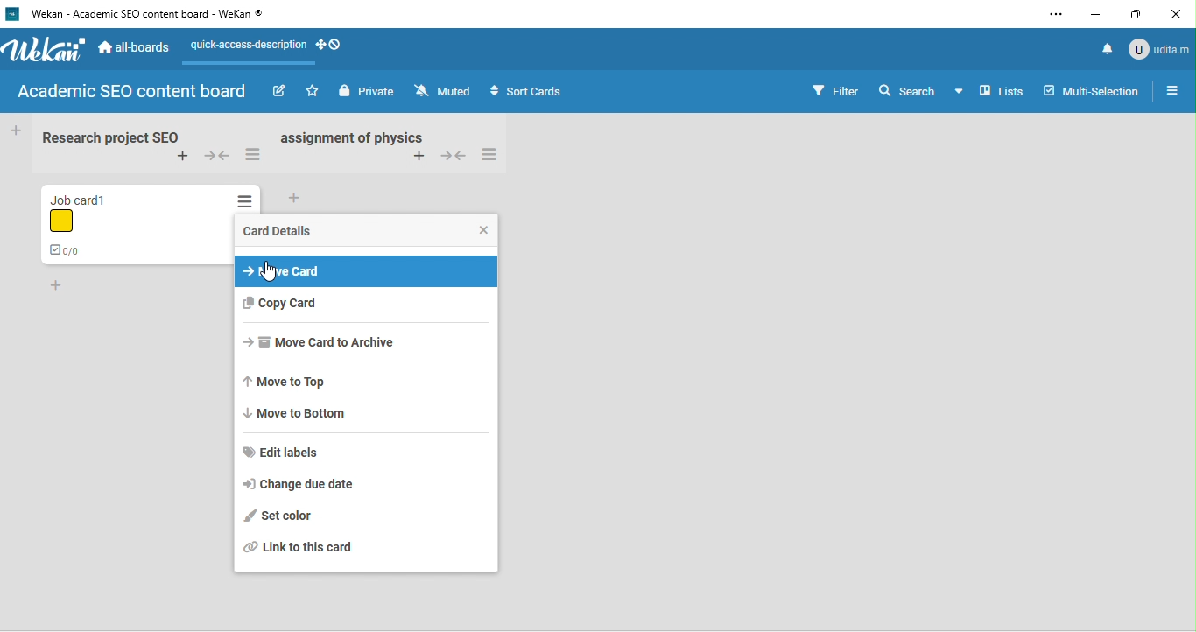  What do you see at coordinates (108, 137) in the screenshot?
I see `Research project SEO` at bounding box center [108, 137].